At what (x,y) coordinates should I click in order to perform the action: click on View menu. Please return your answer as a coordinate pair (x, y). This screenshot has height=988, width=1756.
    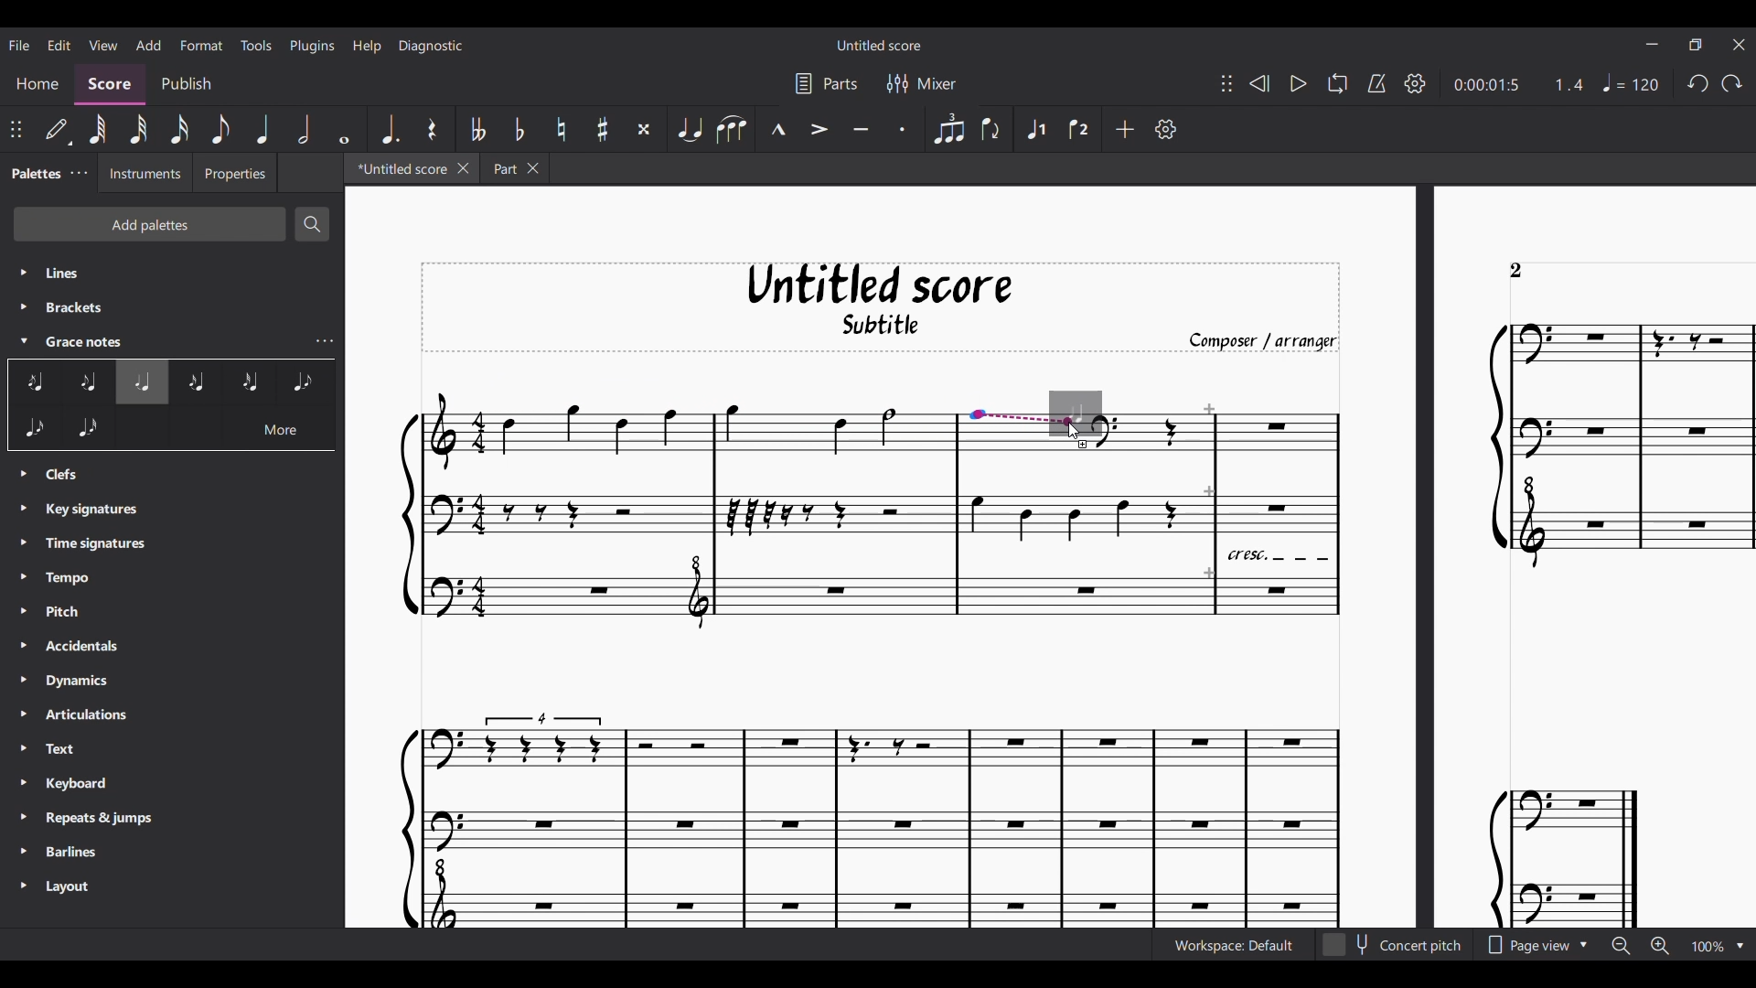
    Looking at the image, I should click on (102, 45).